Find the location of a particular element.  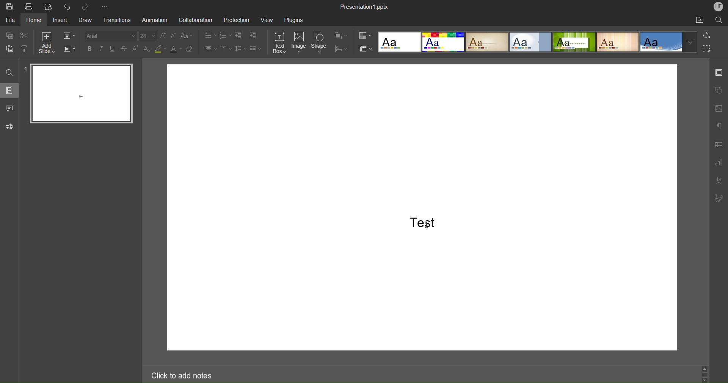

Italic is located at coordinates (102, 48).